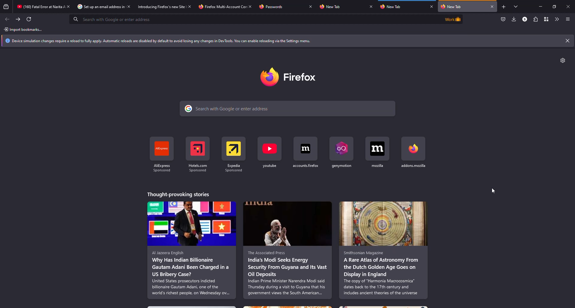 This screenshot has width=575, height=308. Describe the element at coordinates (192, 273) in the screenshot. I see `Preview of story text` at that location.